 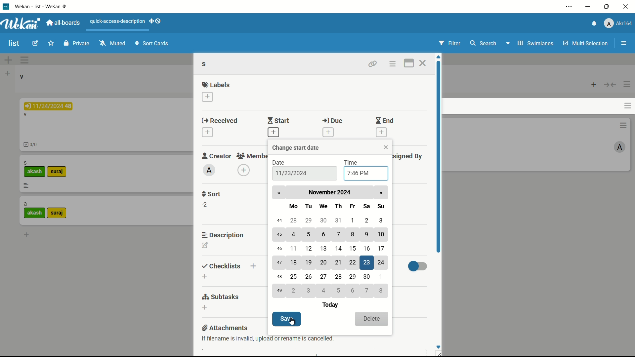 What do you see at coordinates (25, 115) in the screenshot?
I see `card name` at bounding box center [25, 115].